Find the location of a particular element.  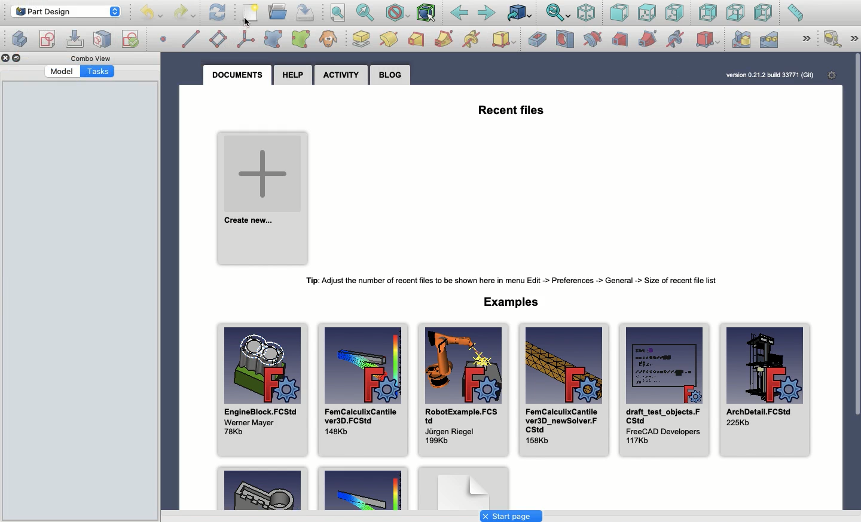

Documents is located at coordinates (238, 73).